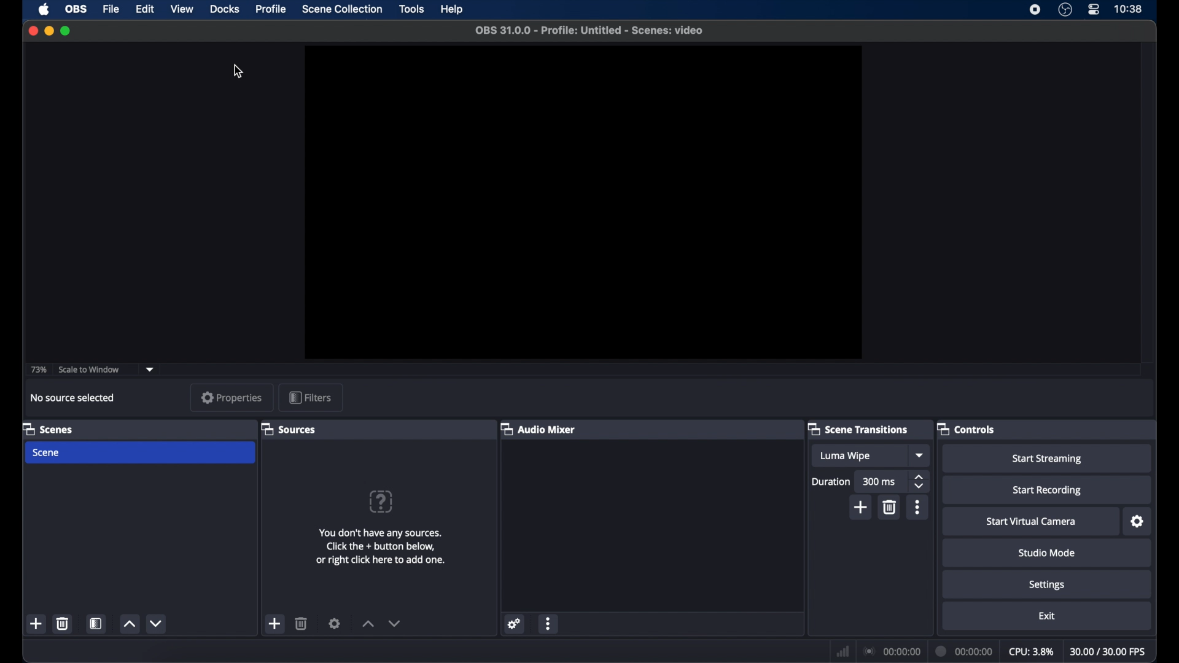  What do you see at coordinates (586, 201) in the screenshot?
I see `preview` at bounding box center [586, 201].